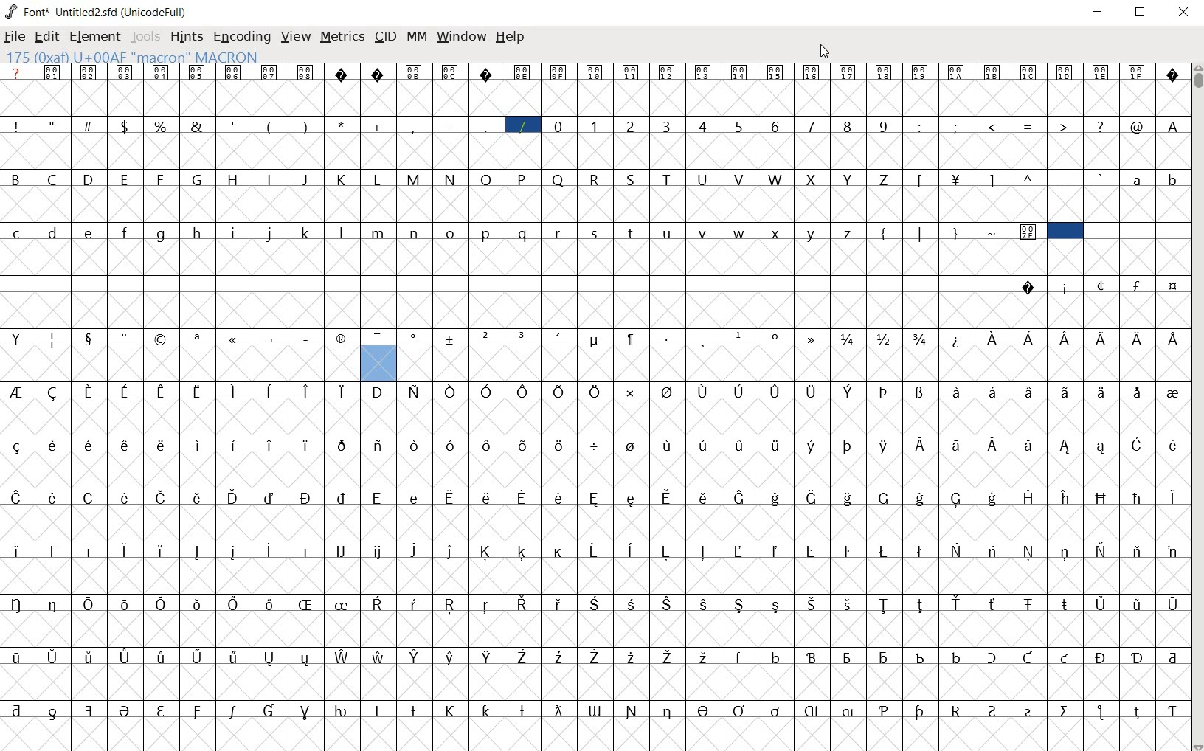 Image resolution: width=1204 pixels, height=751 pixels. I want to click on 2, so click(632, 126).